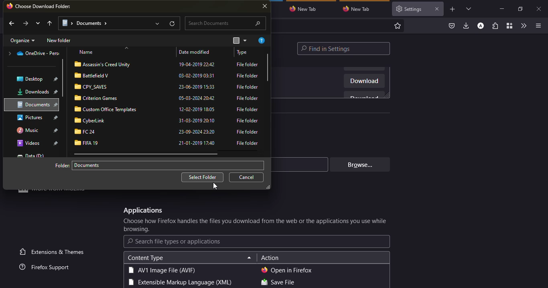 This screenshot has height=288, width=548. Describe the element at coordinates (266, 7) in the screenshot. I see `close` at that location.